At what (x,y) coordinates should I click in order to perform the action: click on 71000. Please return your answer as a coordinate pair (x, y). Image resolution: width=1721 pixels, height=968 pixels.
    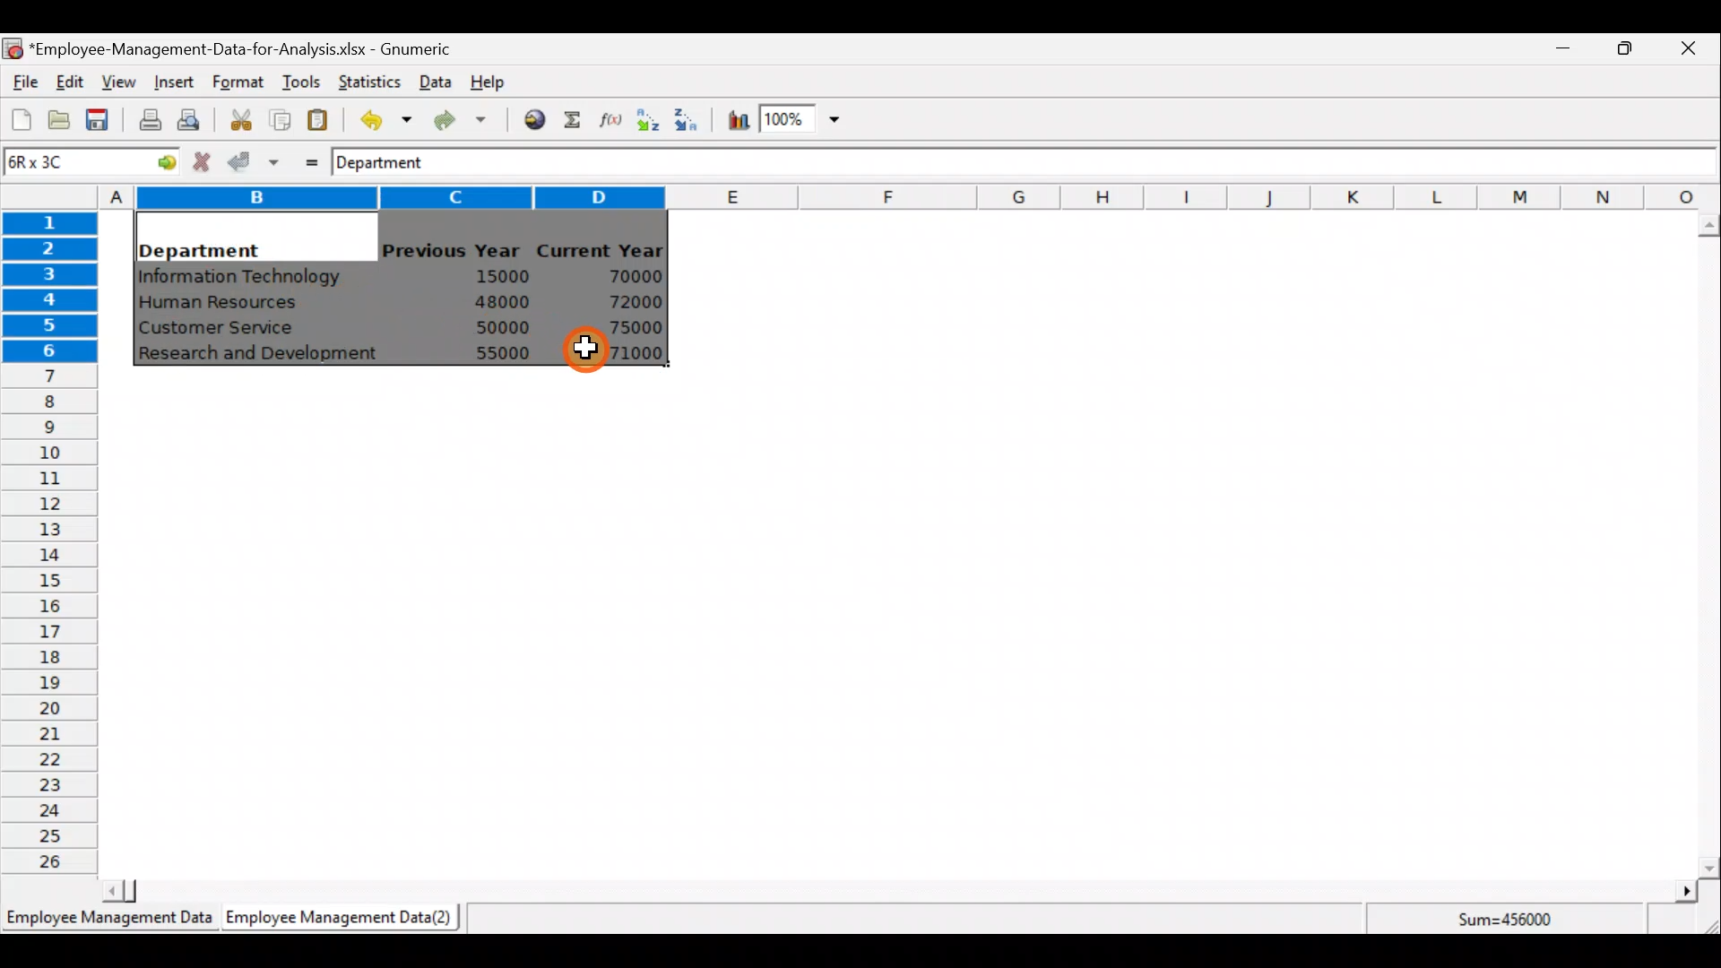
    Looking at the image, I should click on (630, 353).